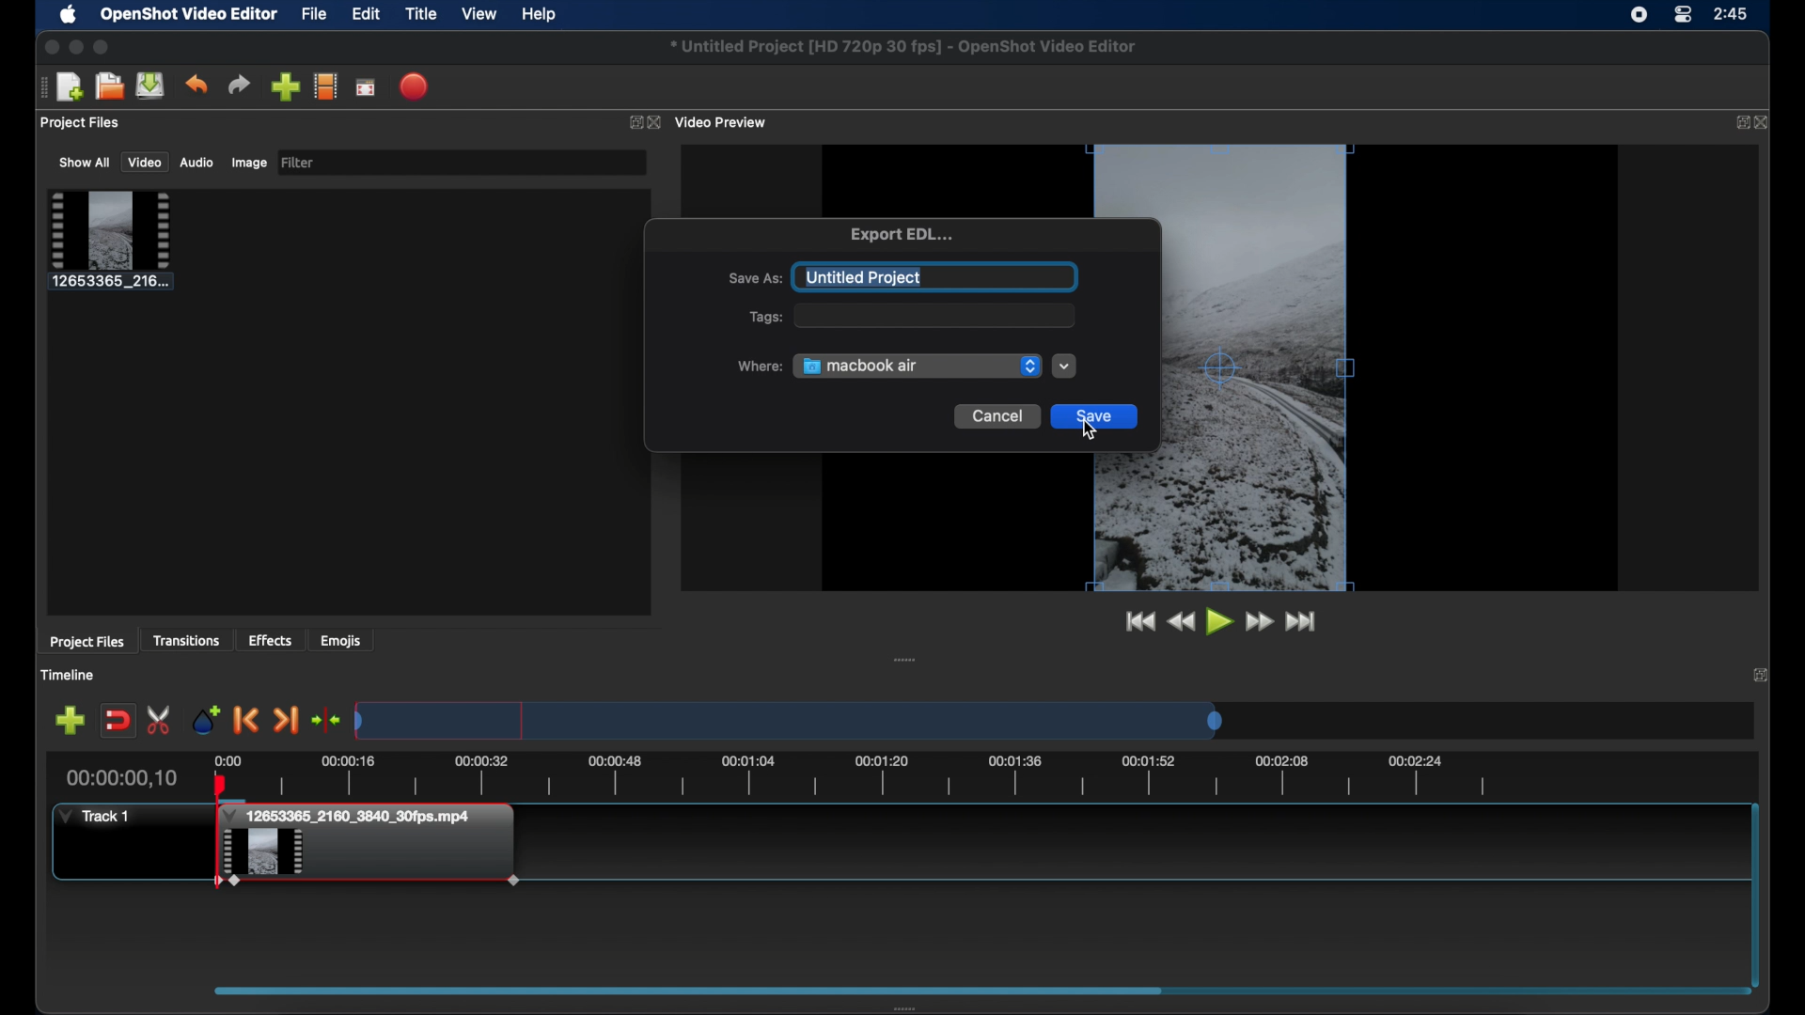  What do you see at coordinates (49, 48) in the screenshot?
I see `close` at bounding box center [49, 48].